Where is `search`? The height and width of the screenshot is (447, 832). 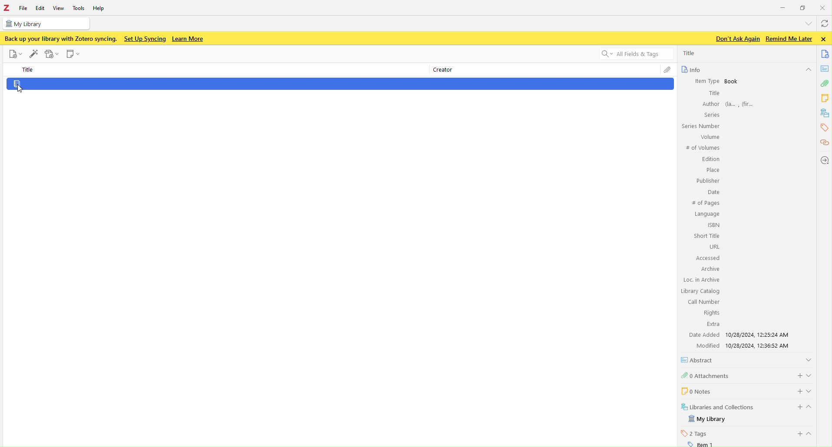
search is located at coordinates (637, 54).